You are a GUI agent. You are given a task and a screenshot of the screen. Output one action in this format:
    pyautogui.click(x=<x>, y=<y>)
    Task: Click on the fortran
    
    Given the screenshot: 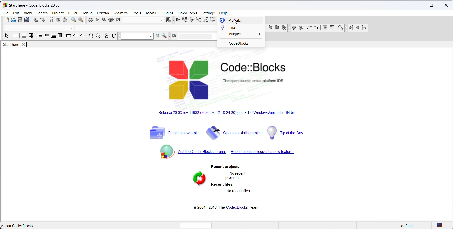 What is the action you would take?
    pyautogui.click(x=103, y=13)
    